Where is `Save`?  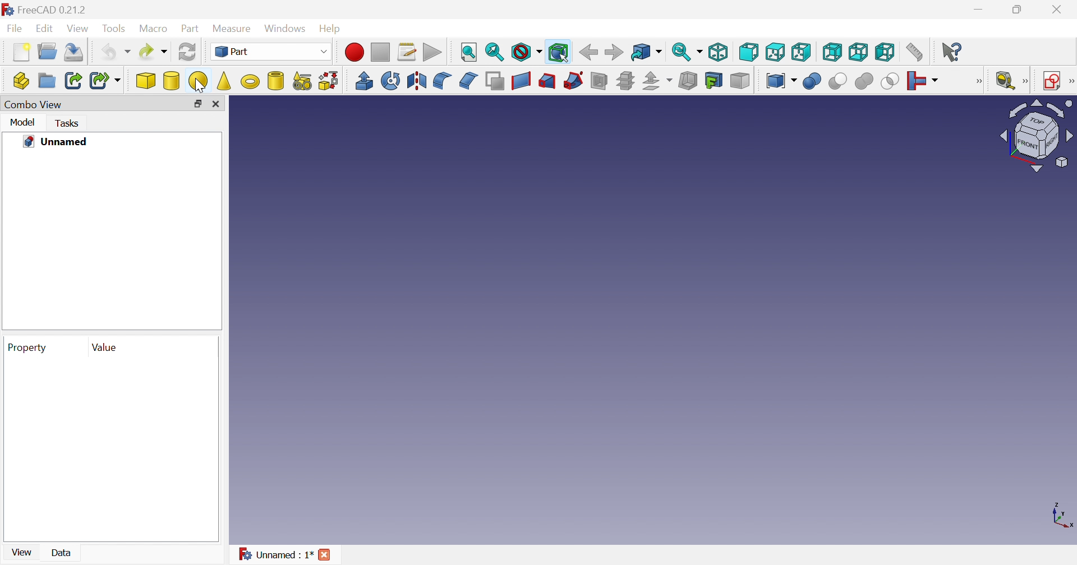
Save is located at coordinates (75, 53).